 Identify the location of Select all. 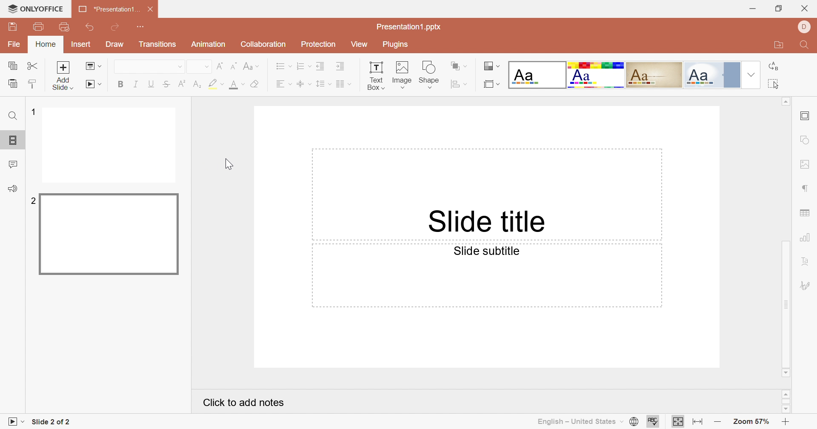
(774, 85).